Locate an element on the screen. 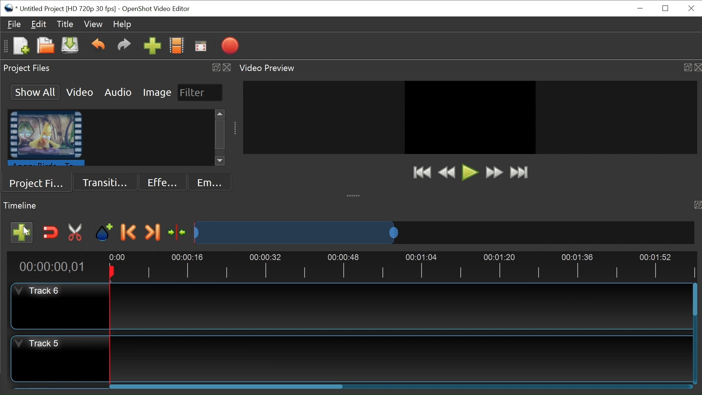  Next Marker is located at coordinates (153, 232).